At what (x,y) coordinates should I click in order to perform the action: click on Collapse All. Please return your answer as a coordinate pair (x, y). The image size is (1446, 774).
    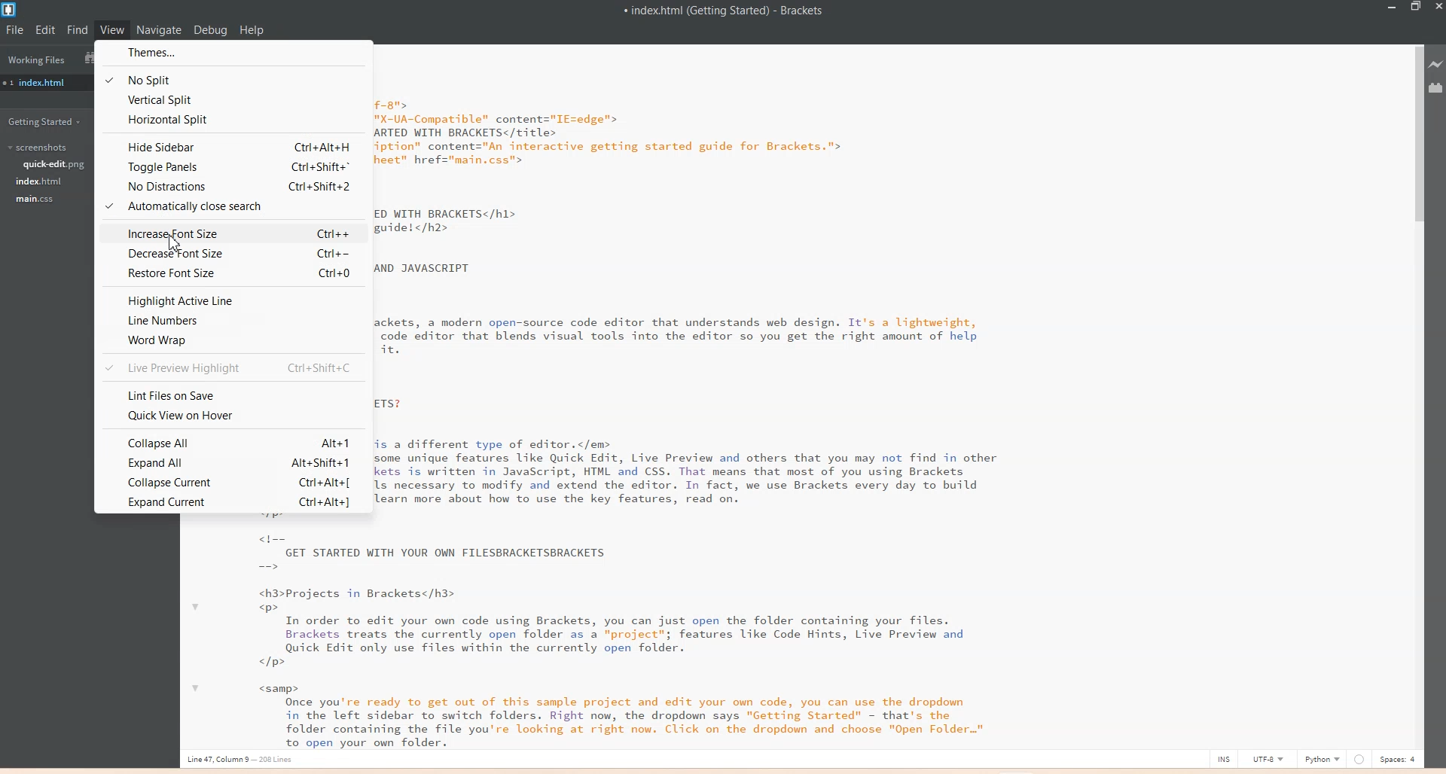
    Looking at the image, I should click on (233, 440).